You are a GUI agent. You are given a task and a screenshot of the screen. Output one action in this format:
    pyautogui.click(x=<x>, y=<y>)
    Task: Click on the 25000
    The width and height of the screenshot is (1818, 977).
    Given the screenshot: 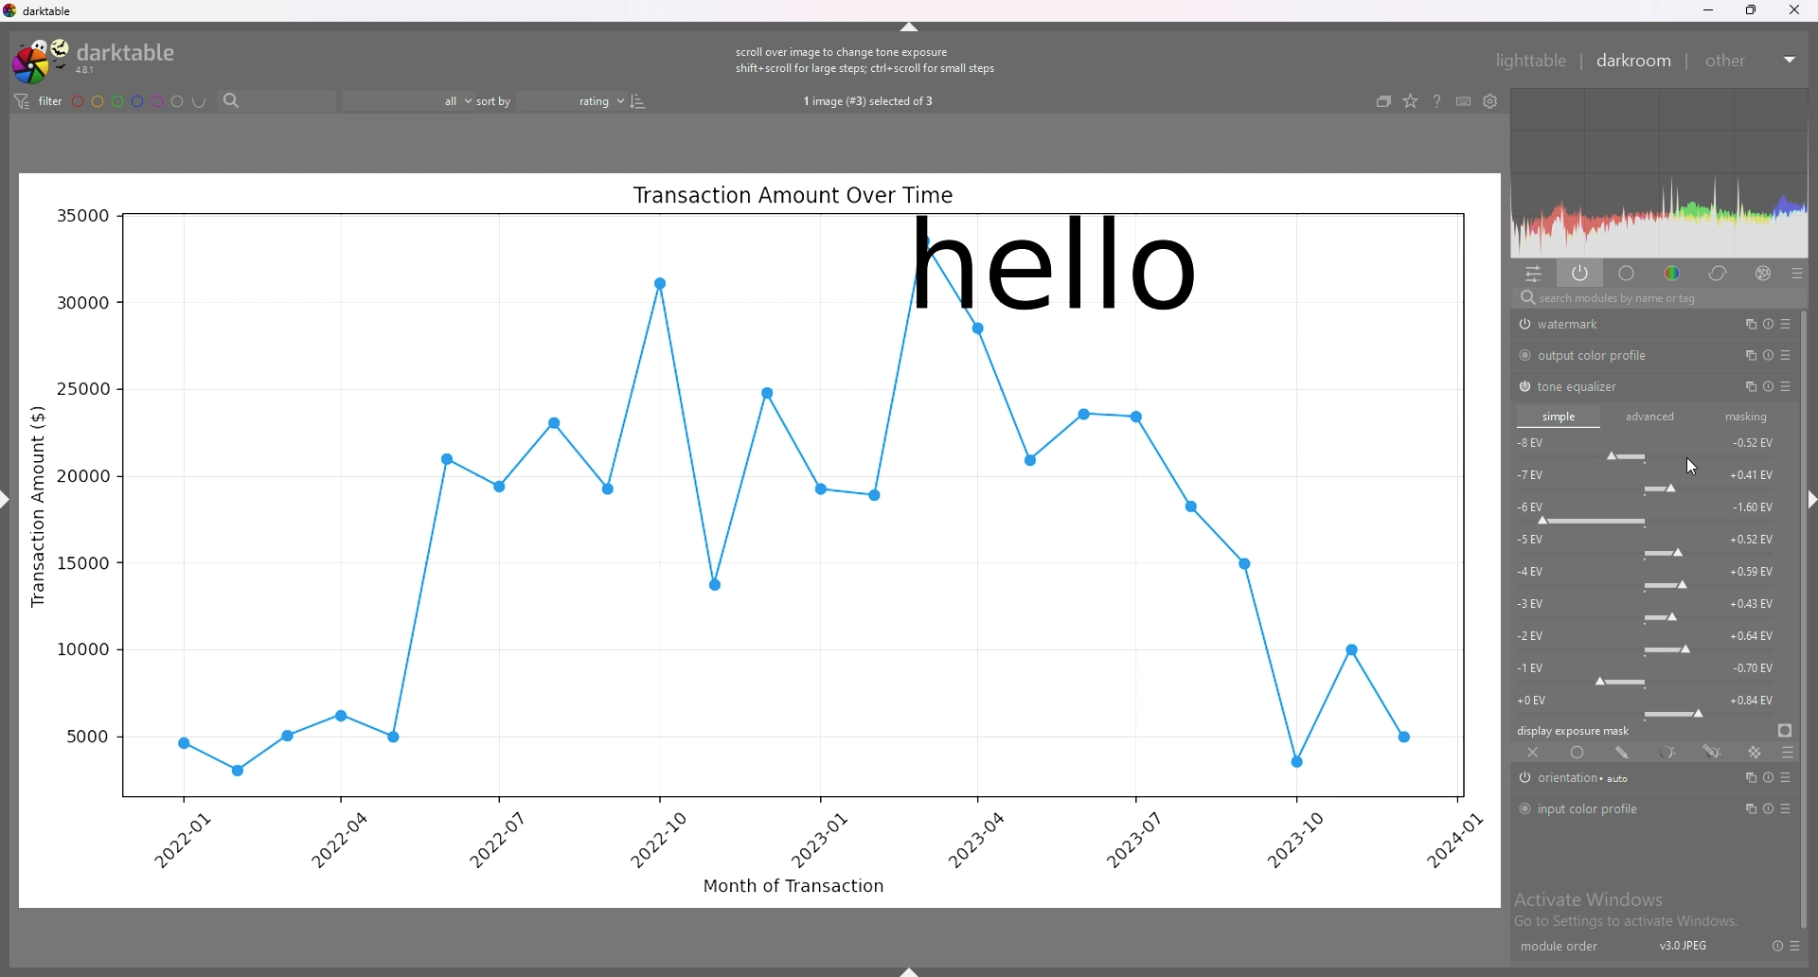 What is the action you would take?
    pyautogui.click(x=82, y=387)
    